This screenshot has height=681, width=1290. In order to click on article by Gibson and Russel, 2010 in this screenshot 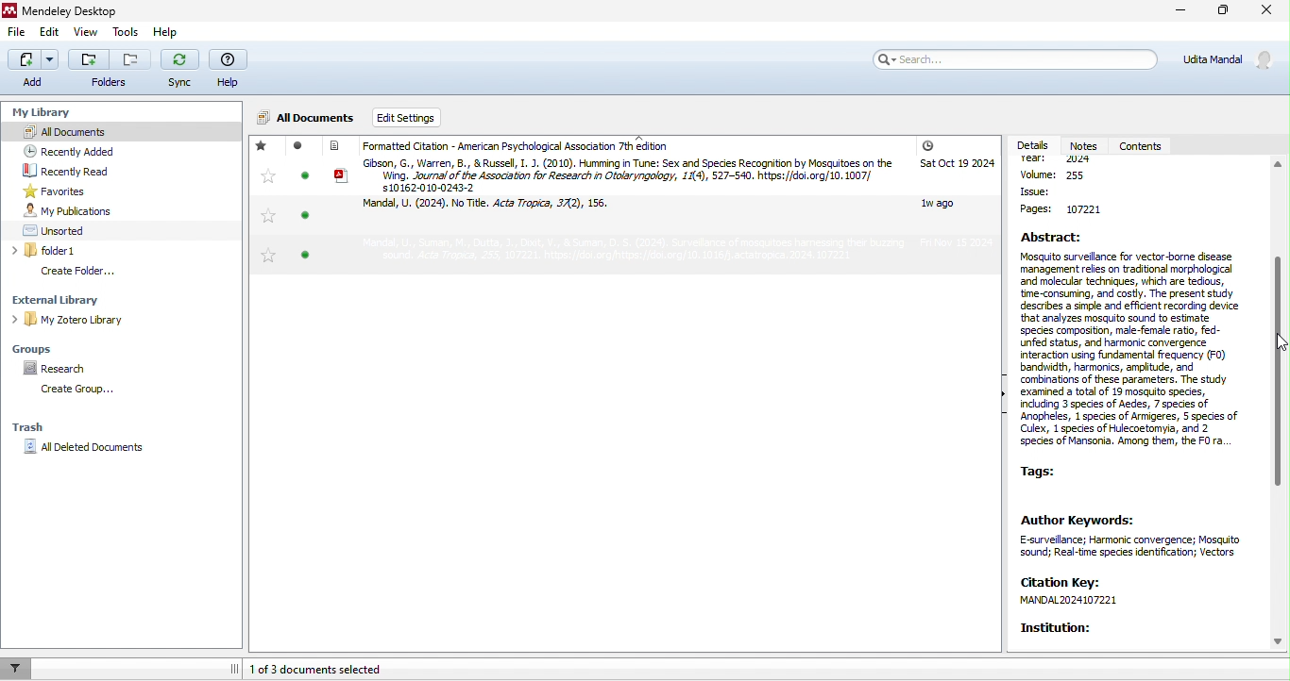, I will do `click(615, 174)`.